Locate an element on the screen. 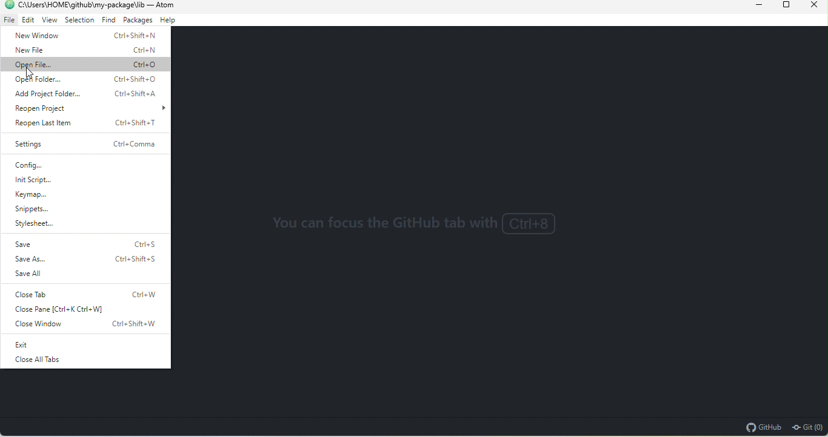 Image resolution: width=828 pixels, height=437 pixels. open file is located at coordinates (87, 64).